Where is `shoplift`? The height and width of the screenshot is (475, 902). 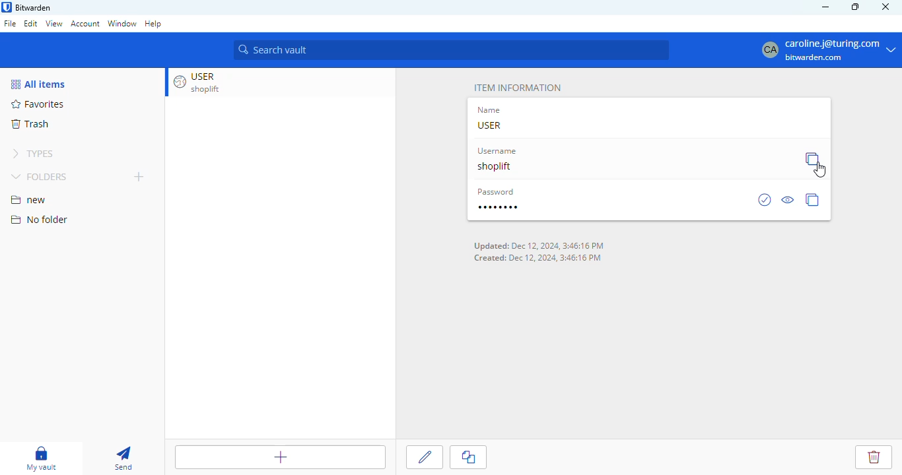
shoplift is located at coordinates (495, 167).